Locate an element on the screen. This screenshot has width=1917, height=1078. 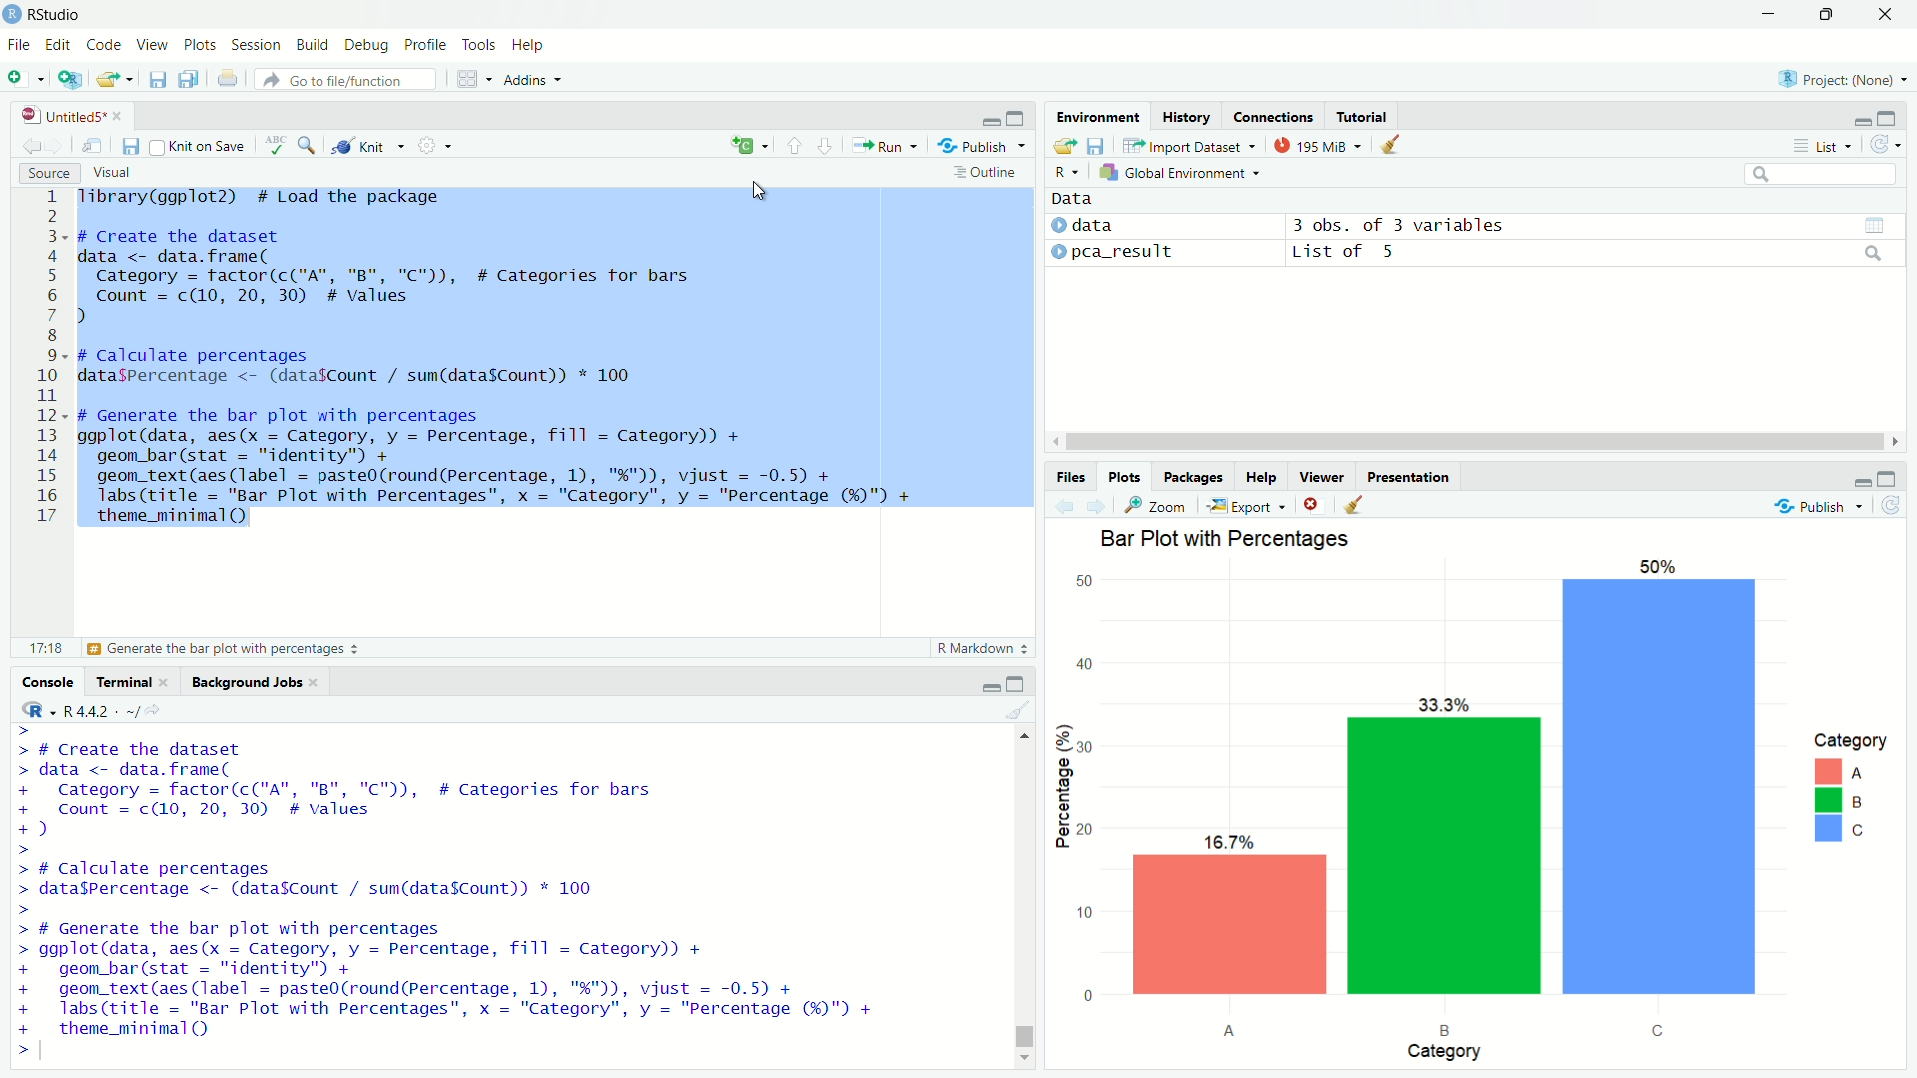
save all is located at coordinates (192, 79).